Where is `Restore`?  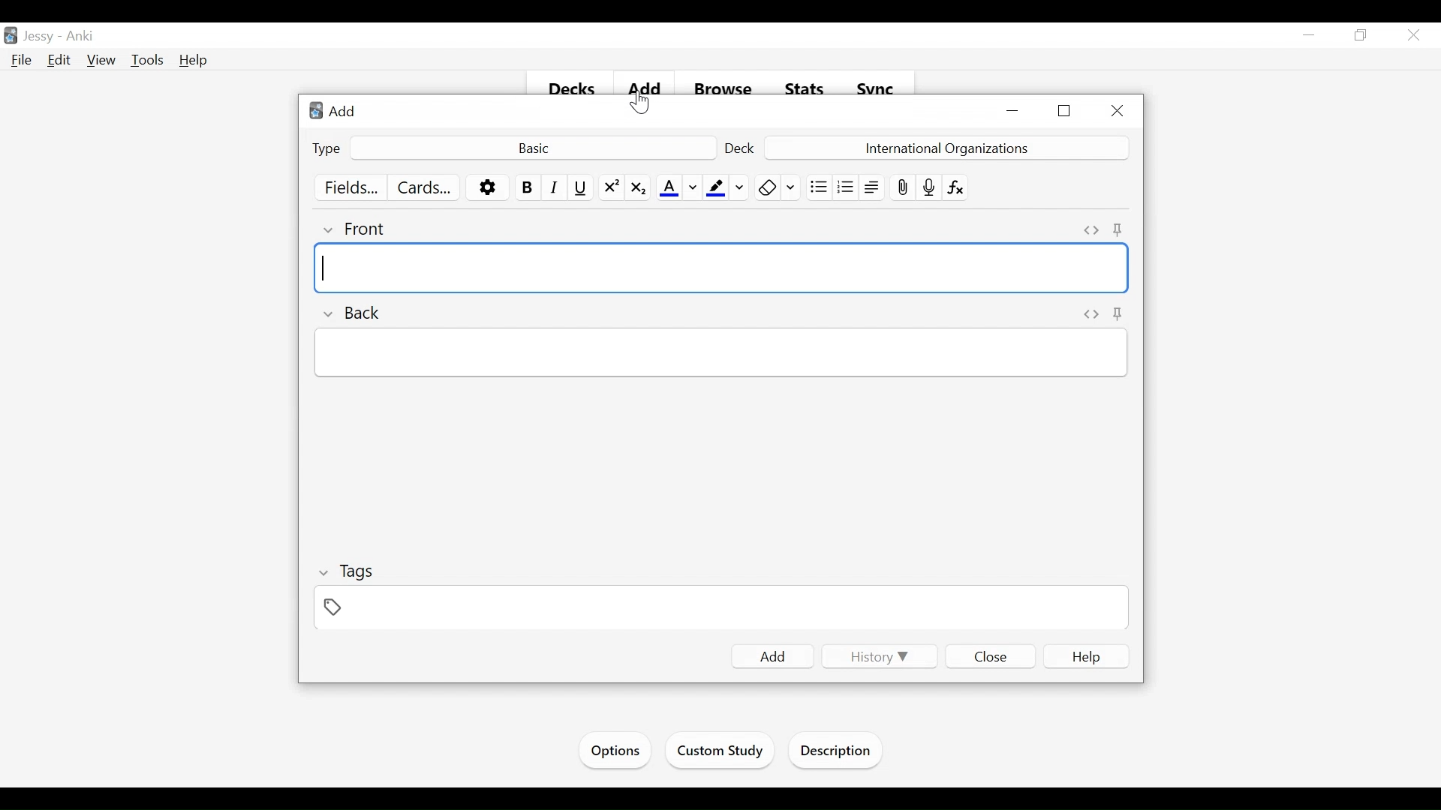 Restore is located at coordinates (1066, 111).